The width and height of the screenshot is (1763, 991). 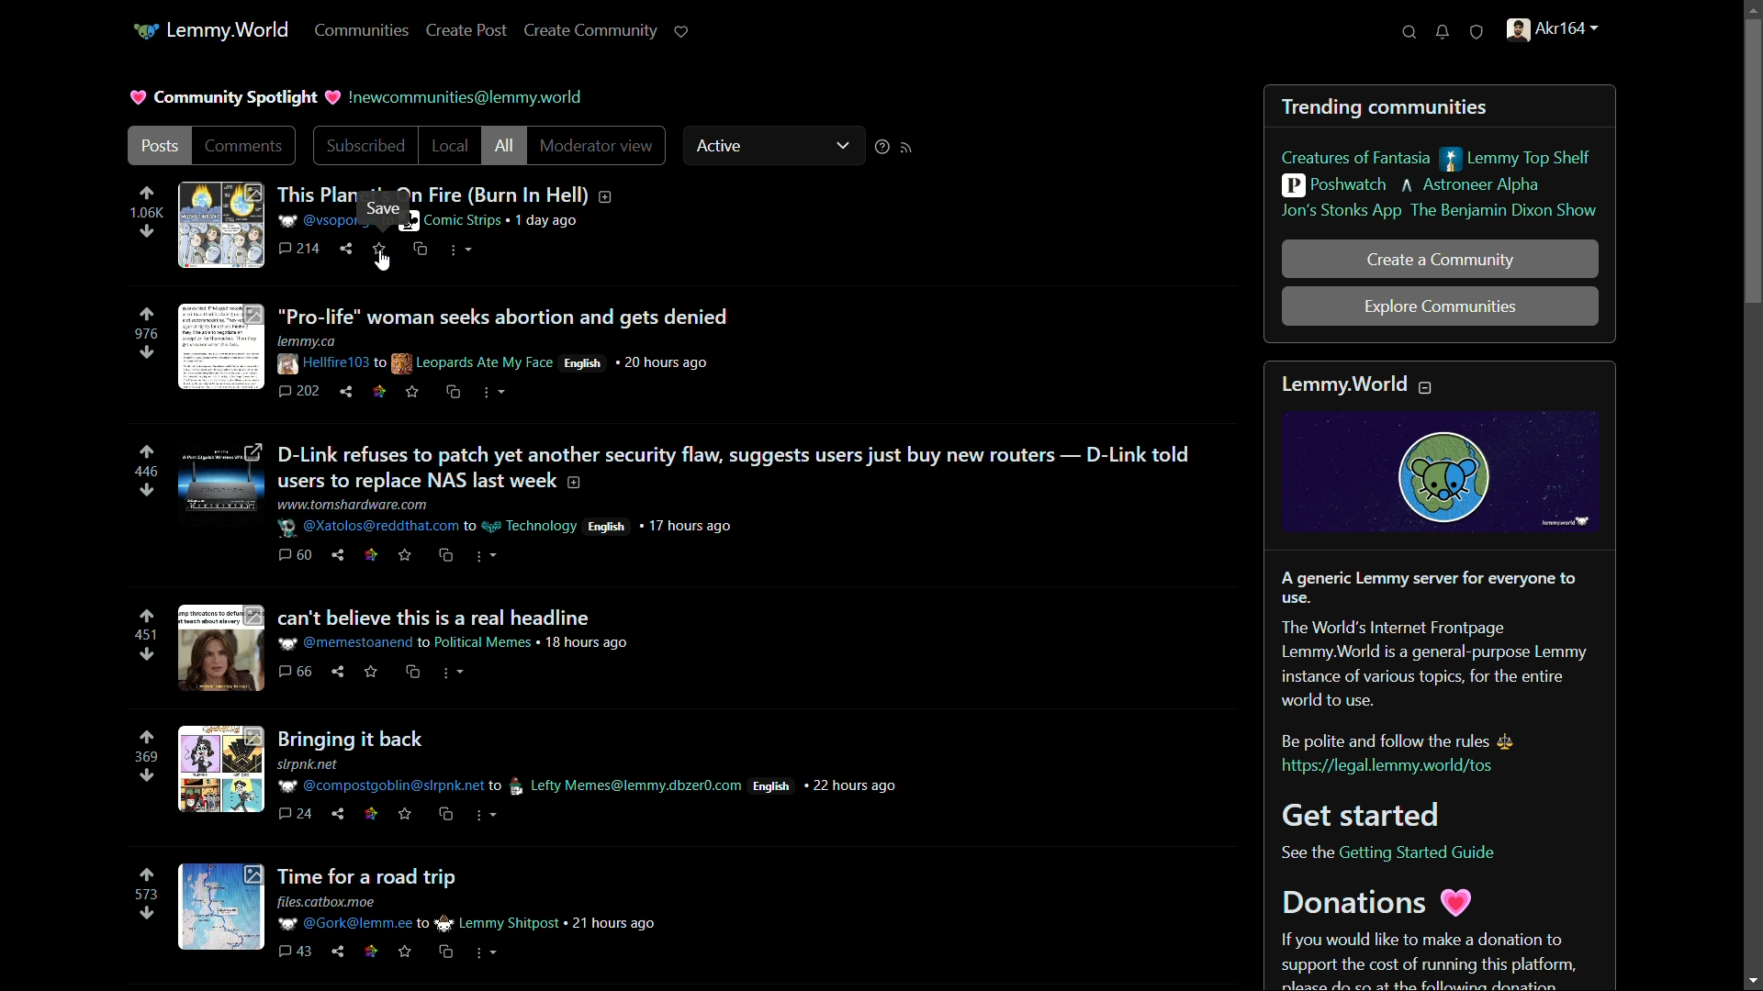 I want to click on posts, so click(x=159, y=145).